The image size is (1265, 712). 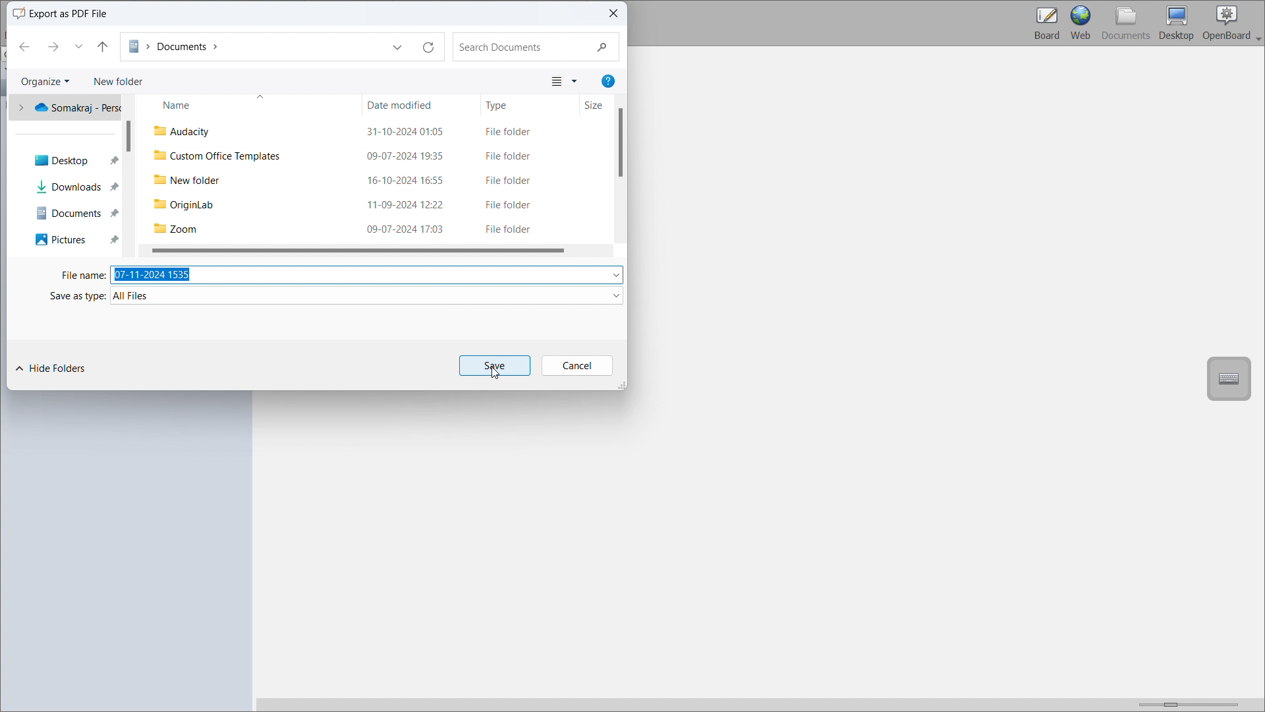 What do you see at coordinates (116, 202) in the screenshot?
I see `Pin ` at bounding box center [116, 202].